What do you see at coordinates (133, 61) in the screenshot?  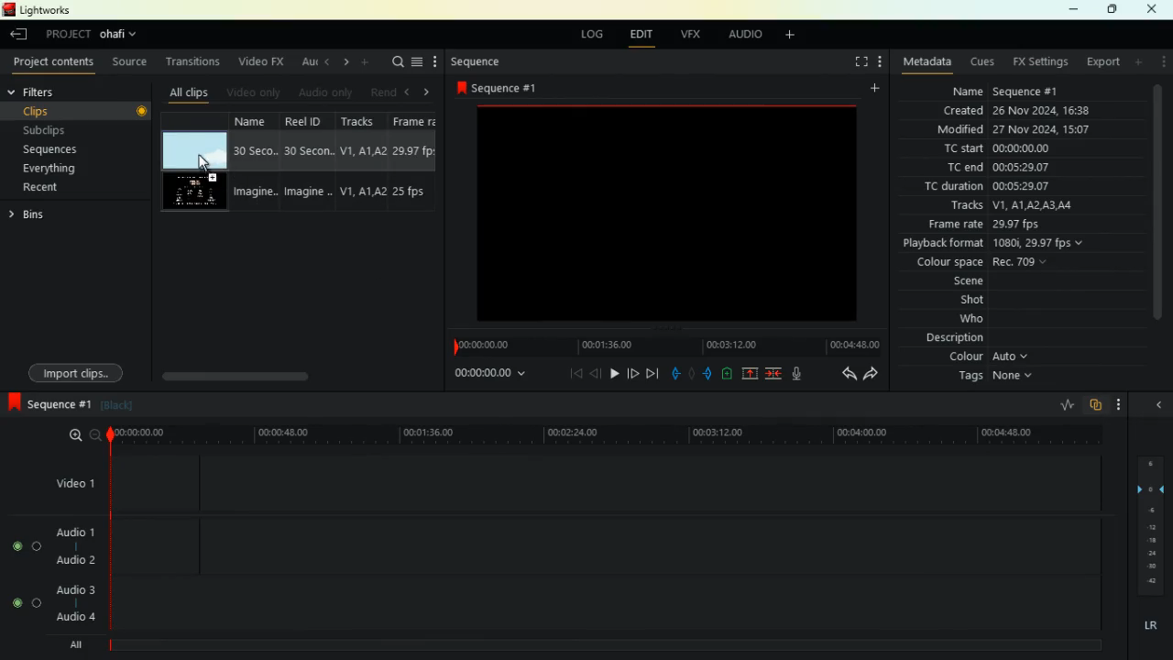 I see `source` at bounding box center [133, 61].